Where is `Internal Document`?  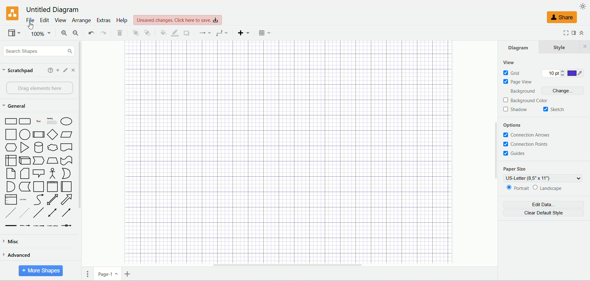 Internal Document is located at coordinates (11, 160).